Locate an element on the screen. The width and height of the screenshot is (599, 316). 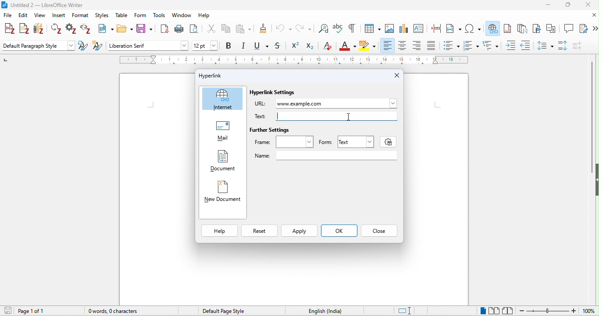
book view is located at coordinates (508, 311).